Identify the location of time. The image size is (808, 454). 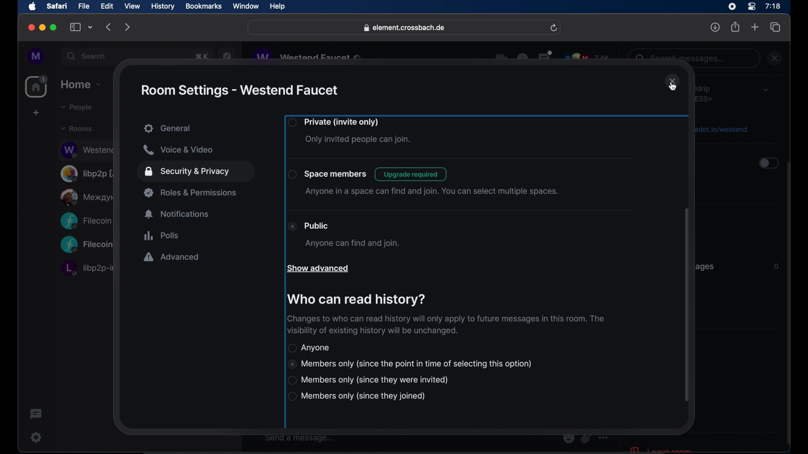
(773, 6).